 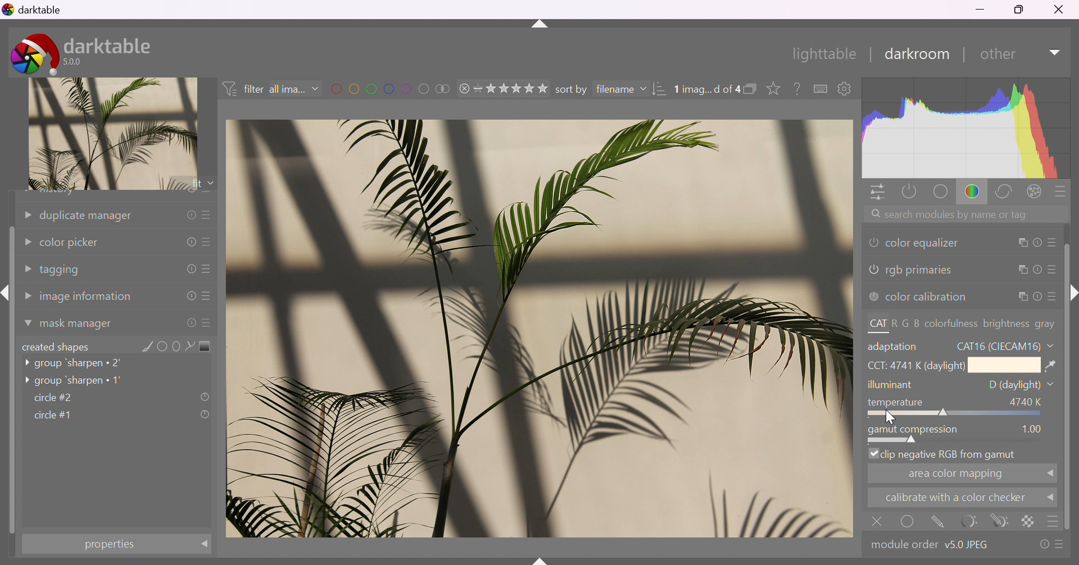 What do you see at coordinates (1027, 523) in the screenshot?
I see `background` at bounding box center [1027, 523].